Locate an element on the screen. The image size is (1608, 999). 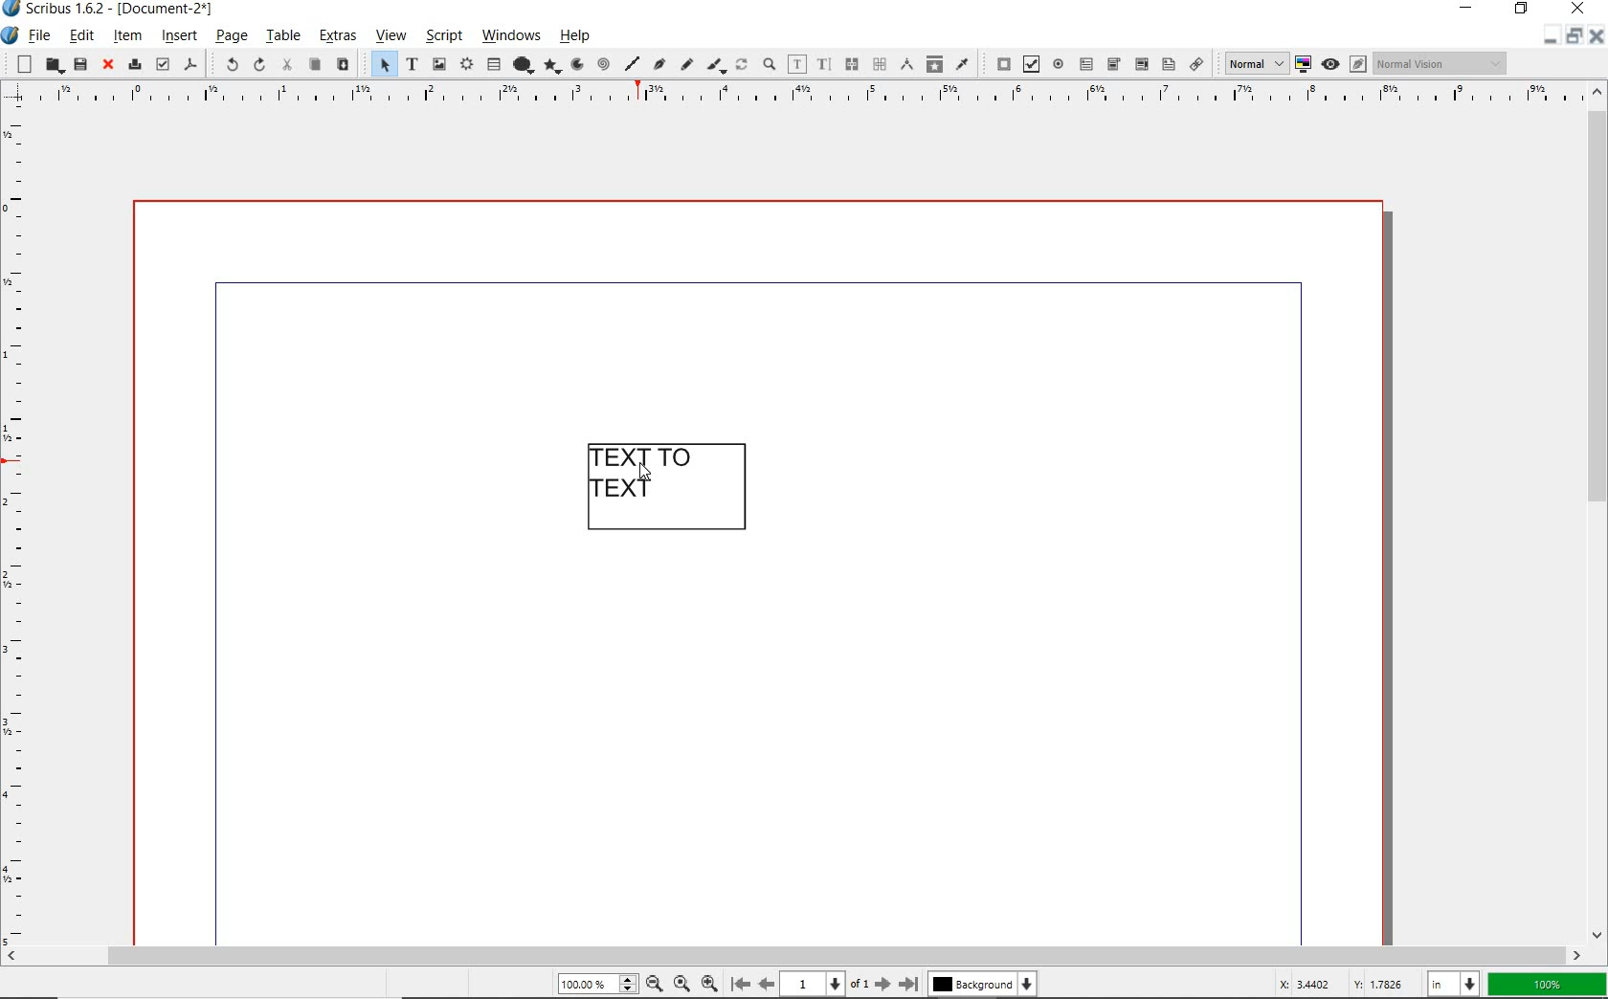
redo is located at coordinates (257, 66).